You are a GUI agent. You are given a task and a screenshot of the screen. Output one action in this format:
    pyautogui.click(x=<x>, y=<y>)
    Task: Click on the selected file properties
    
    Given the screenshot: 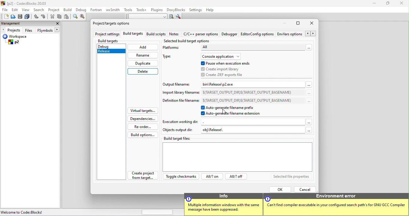 What is the action you would take?
    pyautogui.click(x=291, y=177)
    